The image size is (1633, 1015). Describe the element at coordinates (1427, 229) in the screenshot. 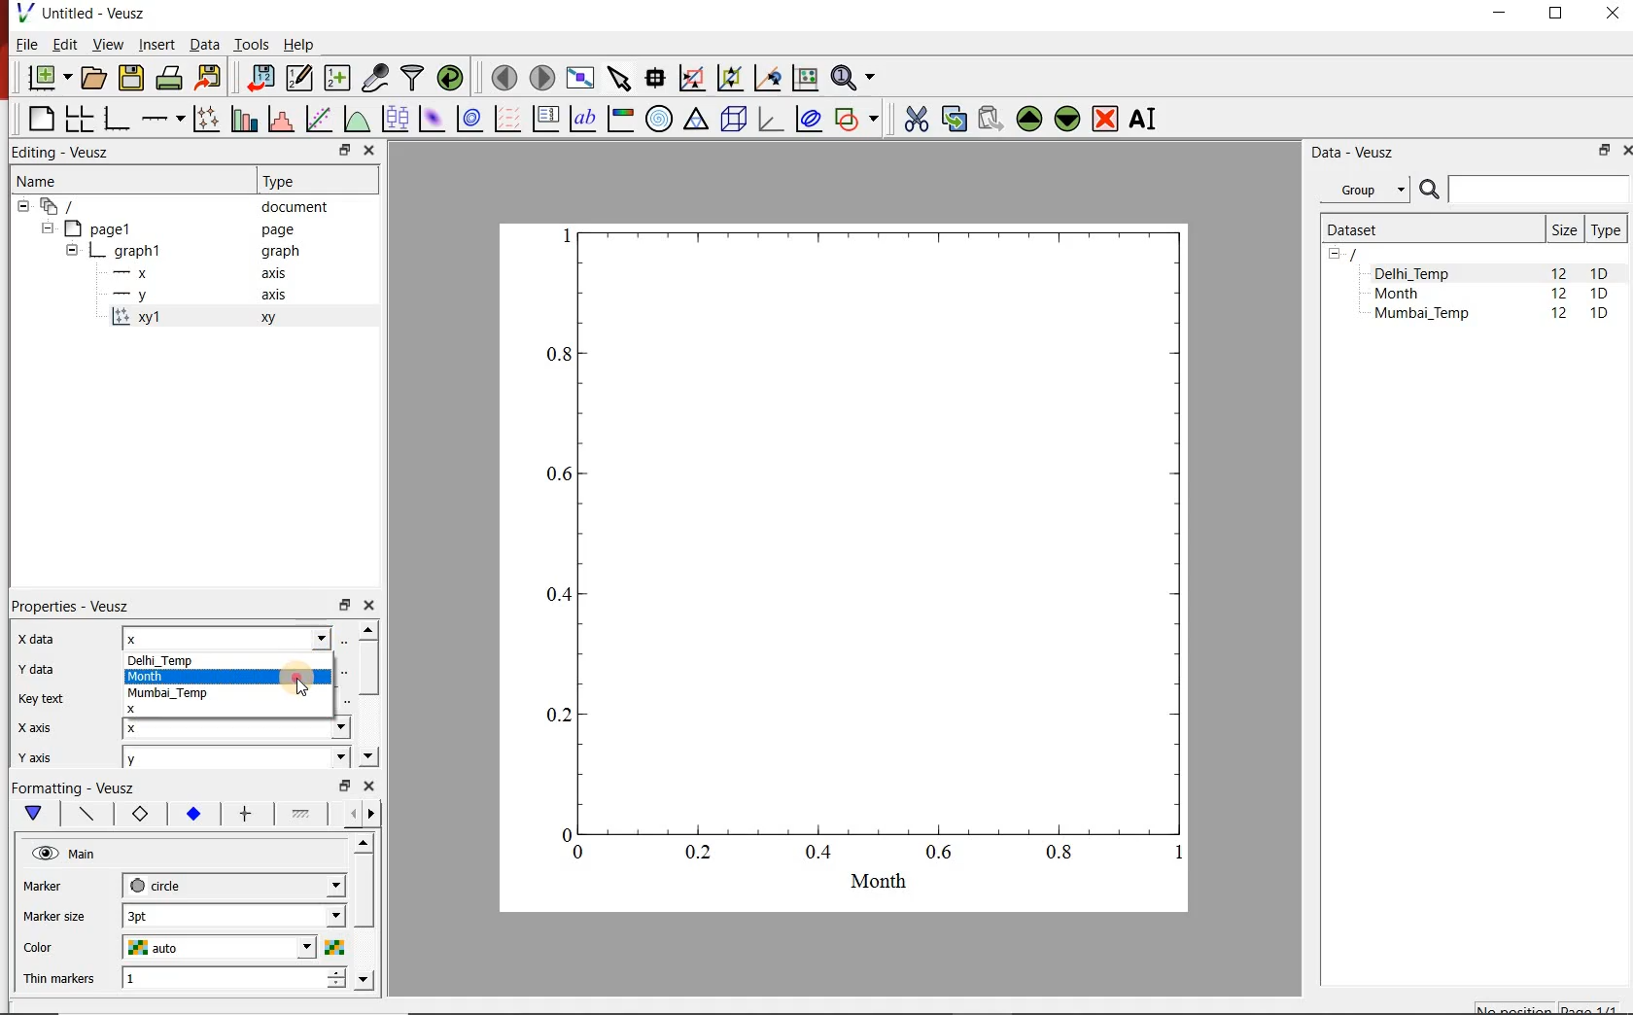

I see `Dataset` at that location.